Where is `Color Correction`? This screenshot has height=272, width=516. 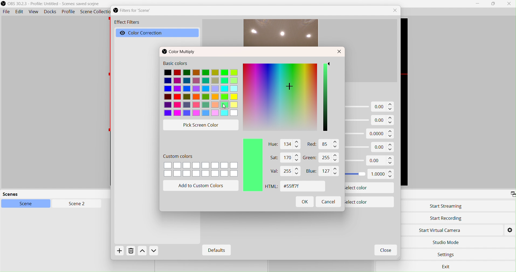
Color Correction is located at coordinates (148, 33).